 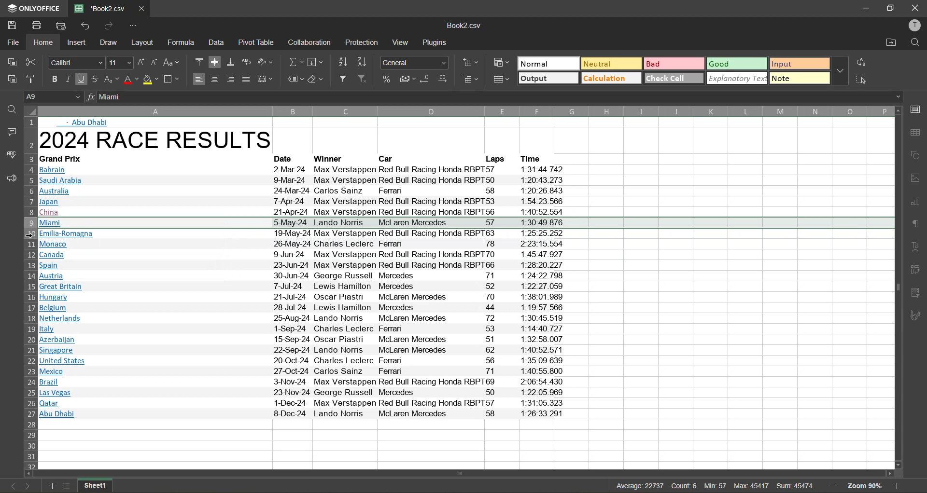 What do you see at coordinates (53, 486) in the screenshot?
I see `add new sheet` at bounding box center [53, 486].